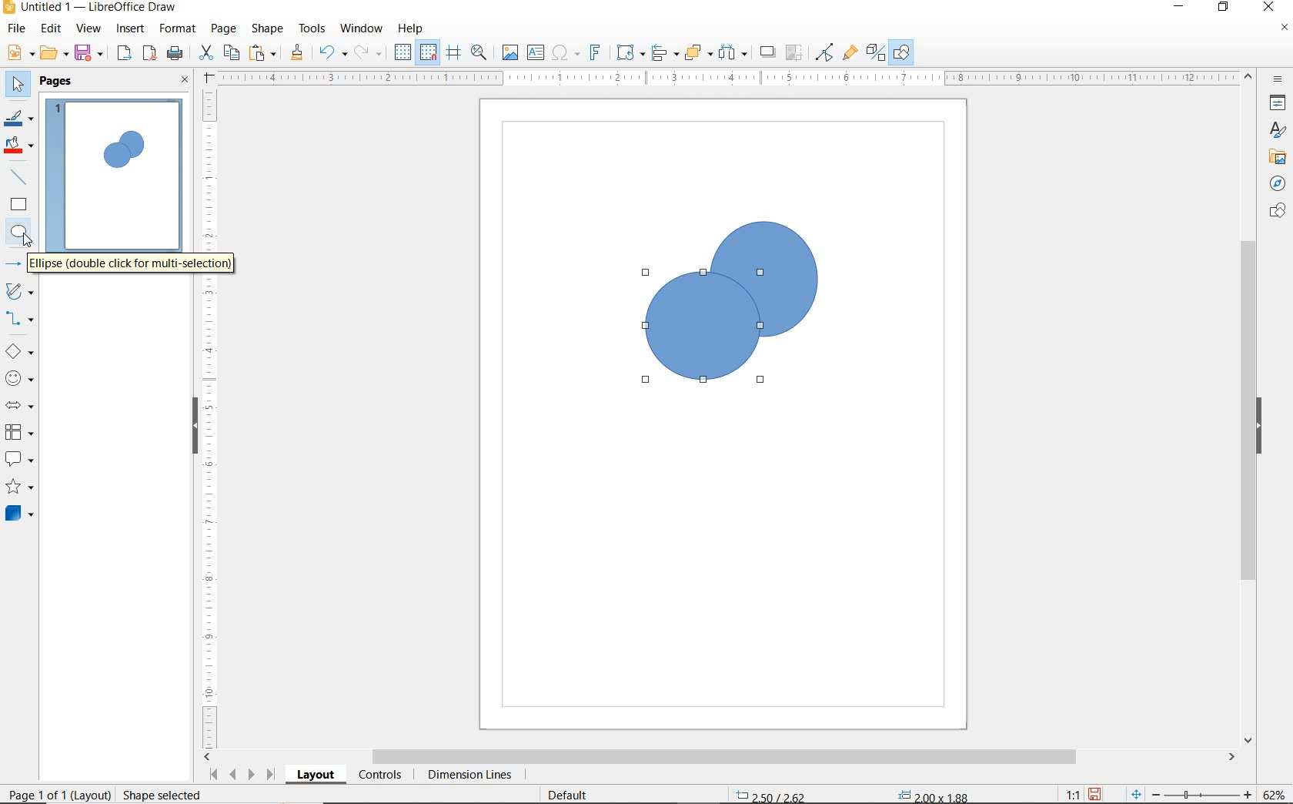 This screenshot has width=1293, height=804. What do you see at coordinates (19, 488) in the screenshot?
I see `STARS AND BANNERS` at bounding box center [19, 488].